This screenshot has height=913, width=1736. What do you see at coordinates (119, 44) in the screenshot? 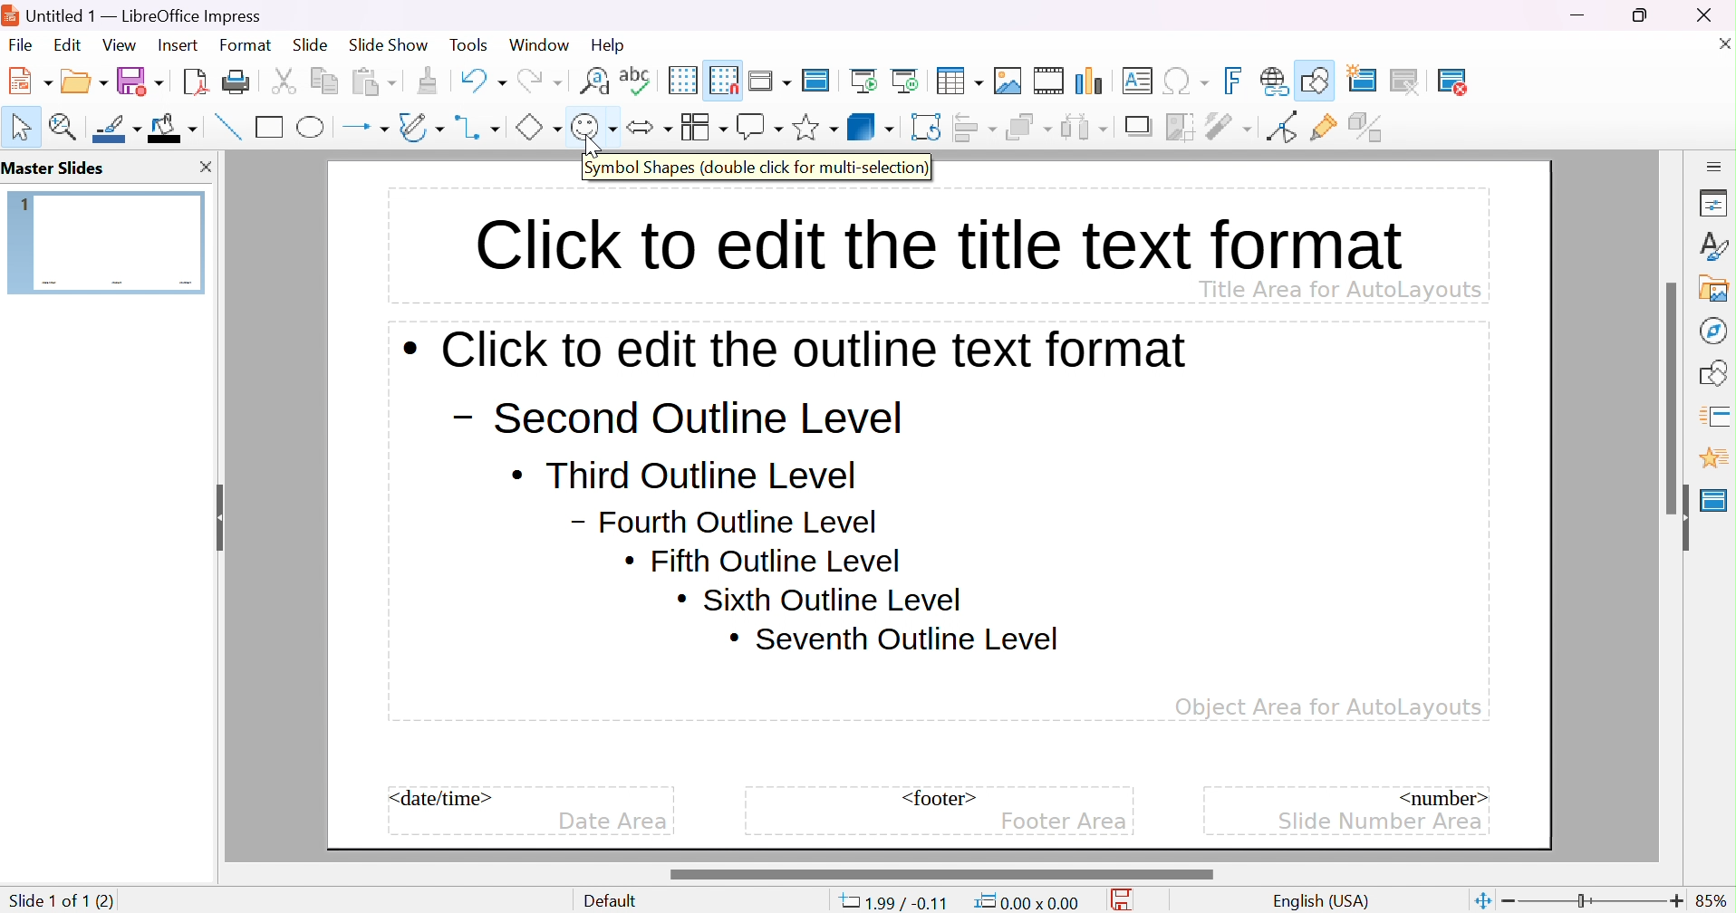
I see `view` at bounding box center [119, 44].